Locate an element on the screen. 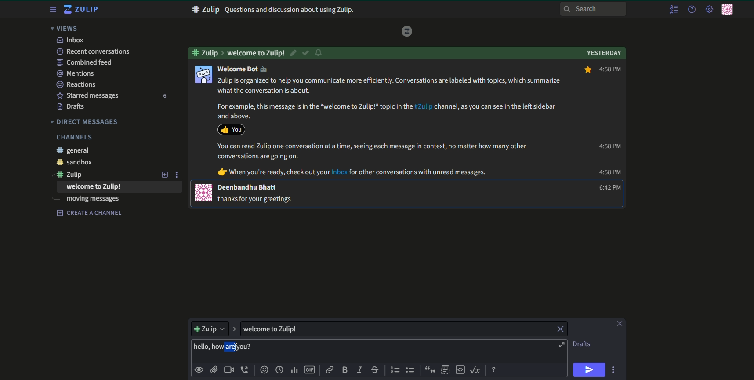 The image size is (754, 380). add is located at coordinates (163, 174).